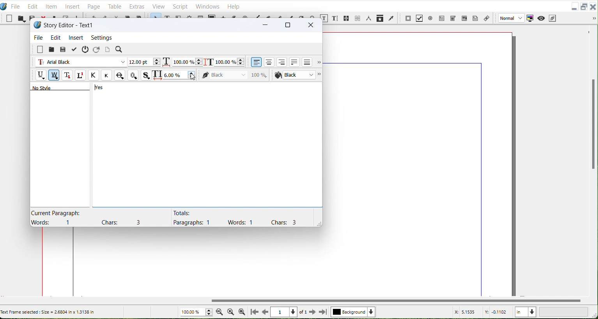  What do you see at coordinates (40, 75) in the screenshot?
I see `Underline` at bounding box center [40, 75].